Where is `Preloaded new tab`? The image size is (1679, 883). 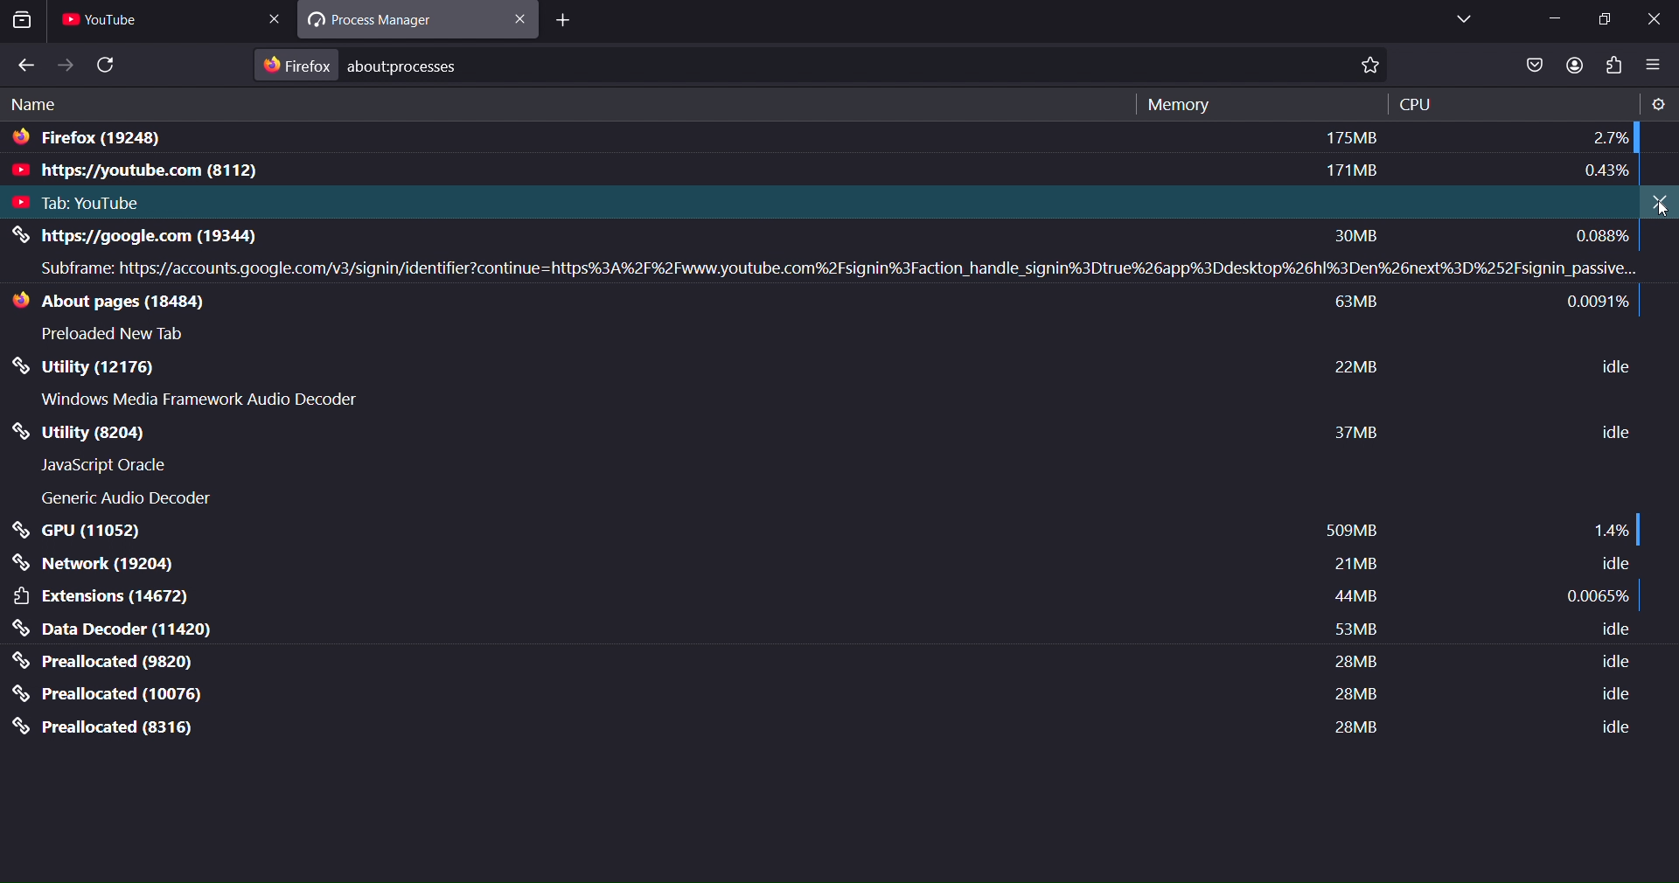 Preloaded new tab is located at coordinates (119, 334).